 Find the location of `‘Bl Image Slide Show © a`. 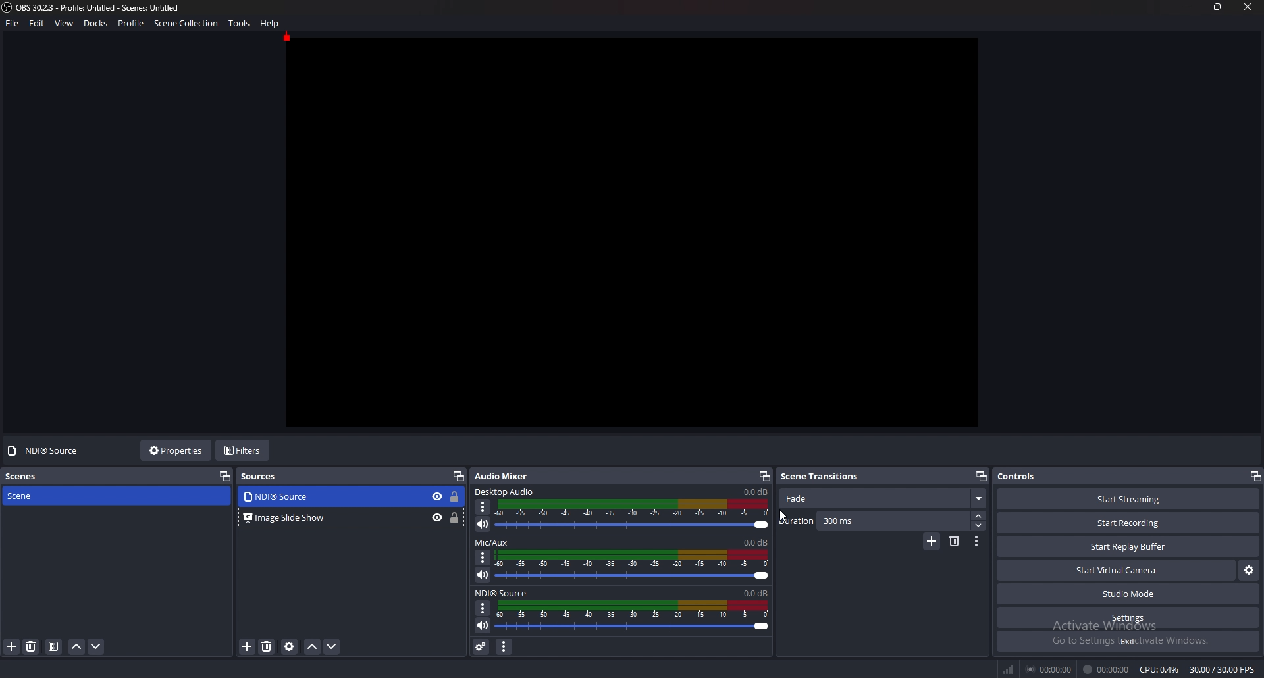

‘Bl Image Slide Show © a is located at coordinates (346, 519).